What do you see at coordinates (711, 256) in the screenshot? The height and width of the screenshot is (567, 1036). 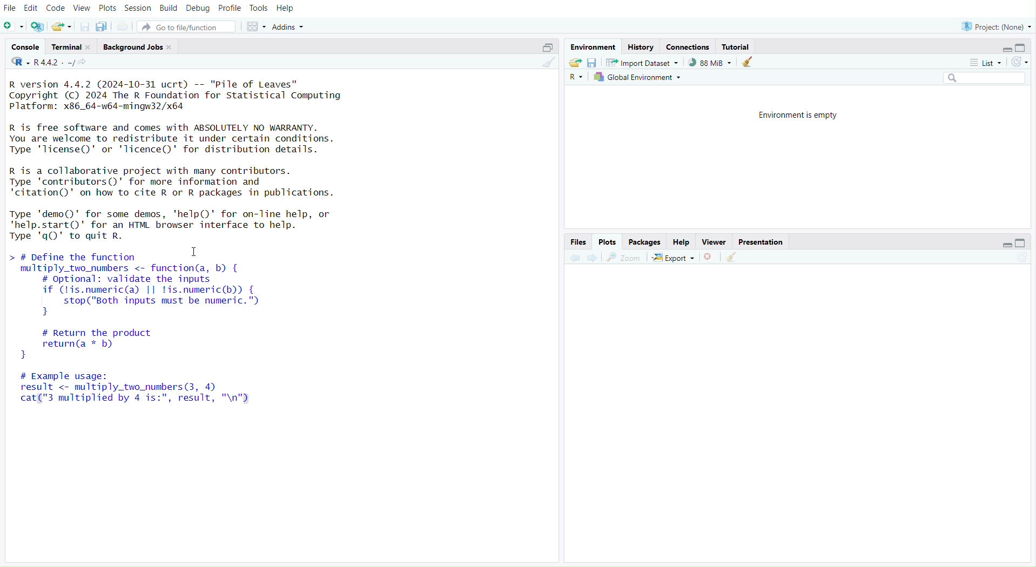 I see `Close` at bounding box center [711, 256].